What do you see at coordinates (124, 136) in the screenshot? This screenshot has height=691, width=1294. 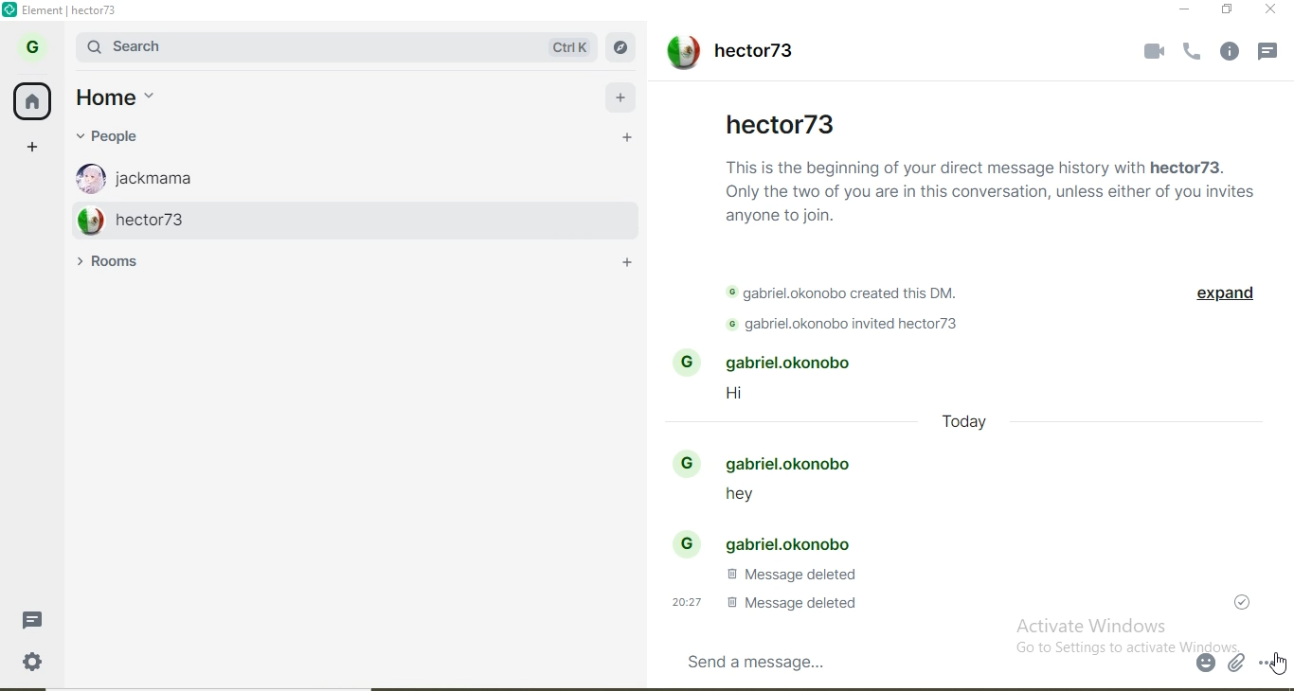 I see `people` at bounding box center [124, 136].